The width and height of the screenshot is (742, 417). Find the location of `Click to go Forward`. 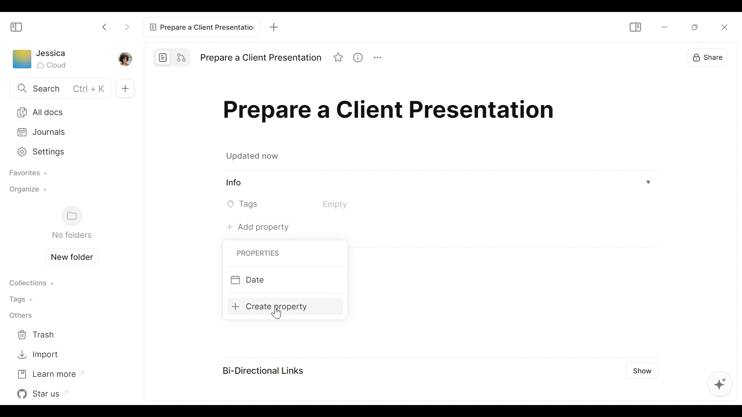

Click to go Forward is located at coordinates (127, 25).